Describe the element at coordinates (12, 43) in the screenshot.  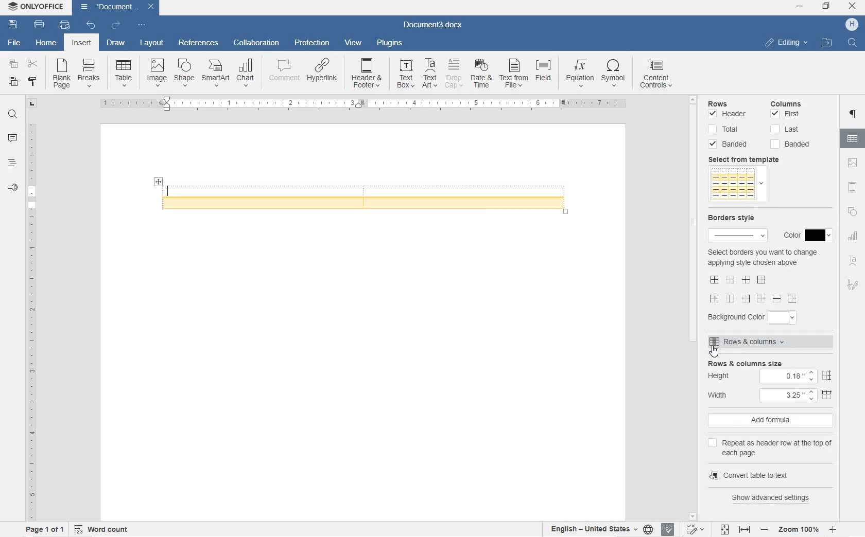
I see `FILE` at that location.